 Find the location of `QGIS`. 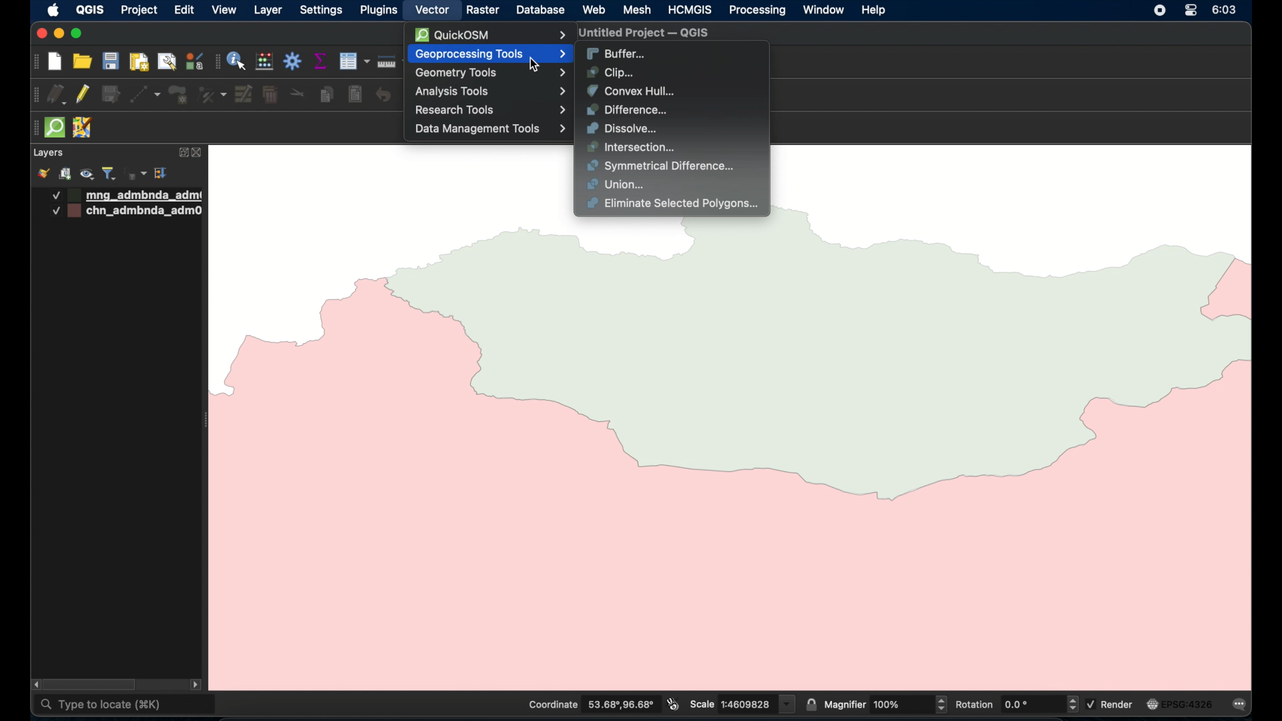

QGIS is located at coordinates (89, 9).